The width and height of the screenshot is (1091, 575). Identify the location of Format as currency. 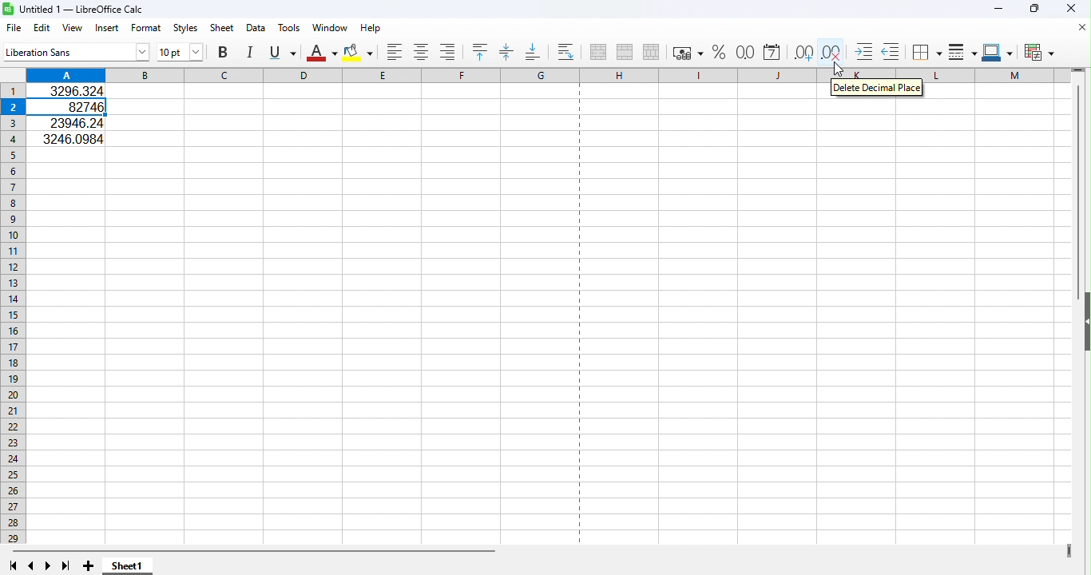
(687, 54).